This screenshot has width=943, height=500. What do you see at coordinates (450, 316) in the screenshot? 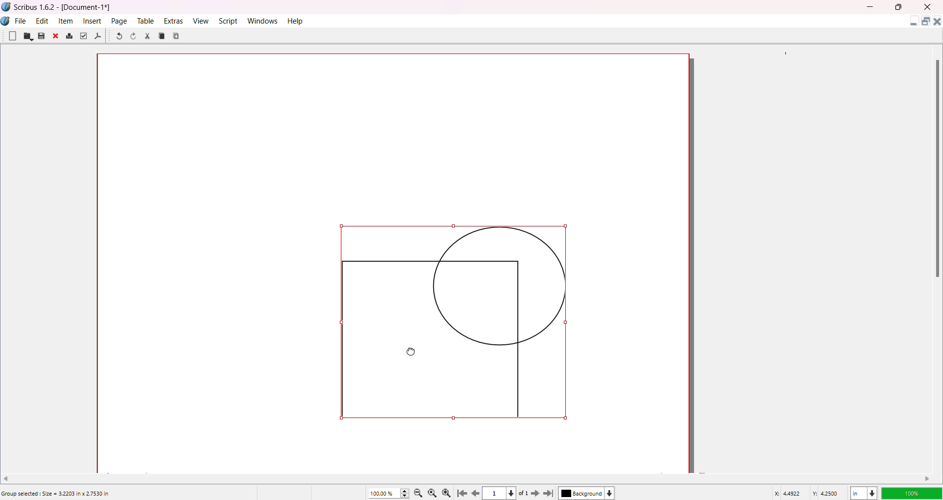
I see `Object position changed` at bounding box center [450, 316].